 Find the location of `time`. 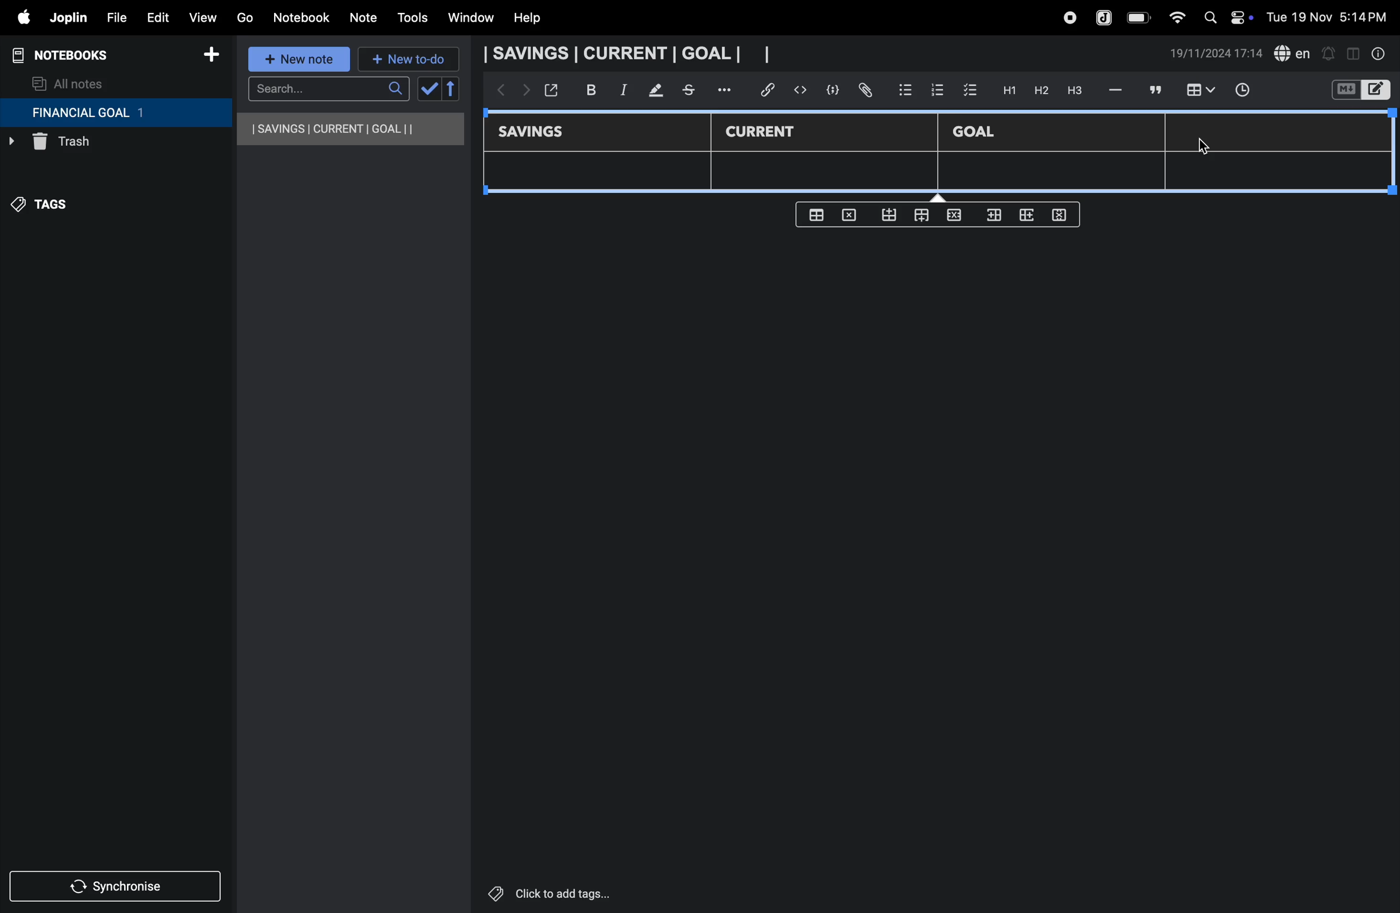

time is located at coordinates (1250, 91).